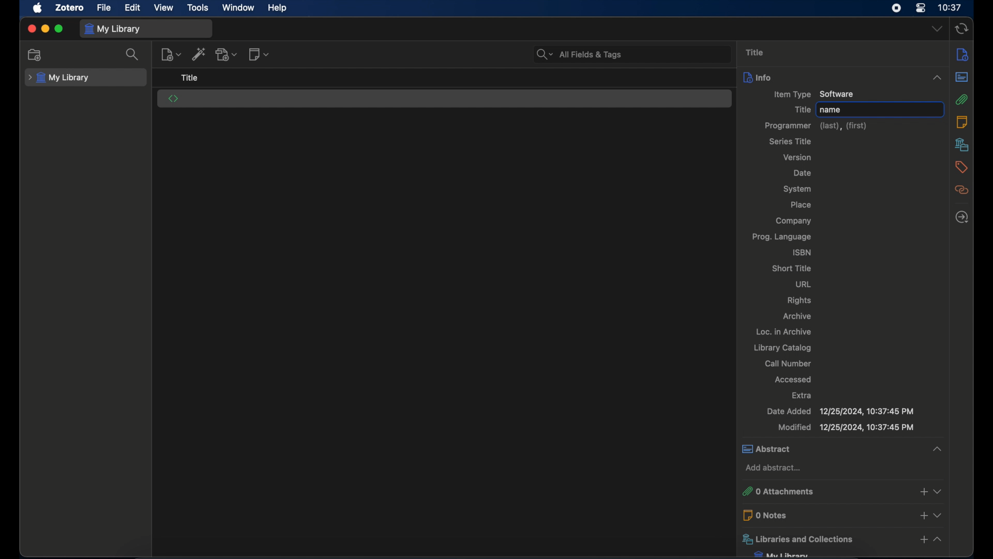 The width and height of the screenshot is (993, 559). Describe the element at coordinates (800, 301) in the screenshot. I see `rights` at that location.